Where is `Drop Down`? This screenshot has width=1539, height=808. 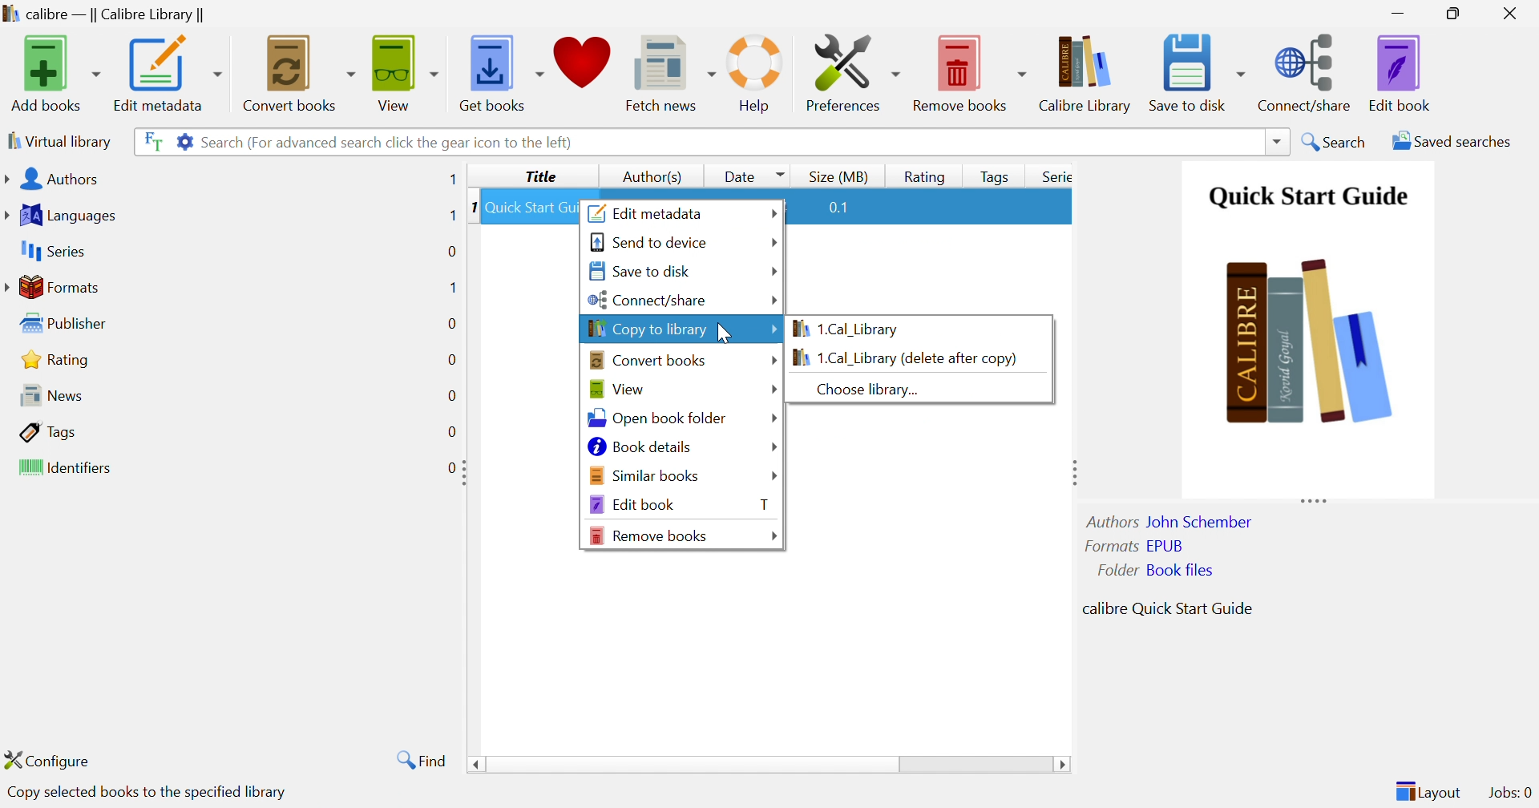 Drop Down is located at coordinates (770, 390).